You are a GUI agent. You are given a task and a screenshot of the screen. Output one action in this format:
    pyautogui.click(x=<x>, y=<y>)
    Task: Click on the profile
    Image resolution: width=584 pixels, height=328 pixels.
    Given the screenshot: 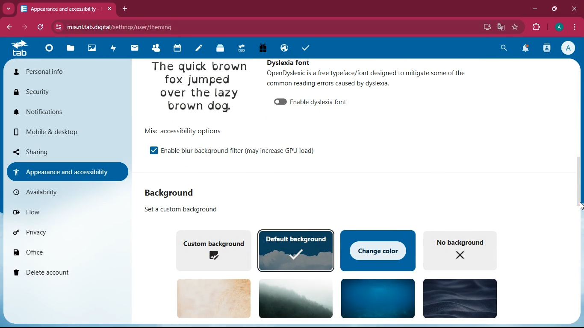 What is the action you would take?
    pyautogui.click(x=559, y=27)
    